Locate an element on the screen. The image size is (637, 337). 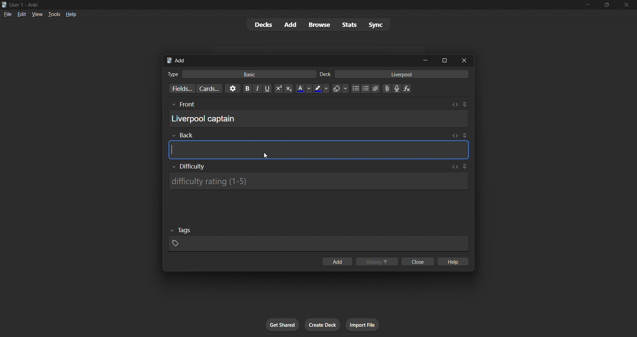
decks is located at coordinates (262, 25).